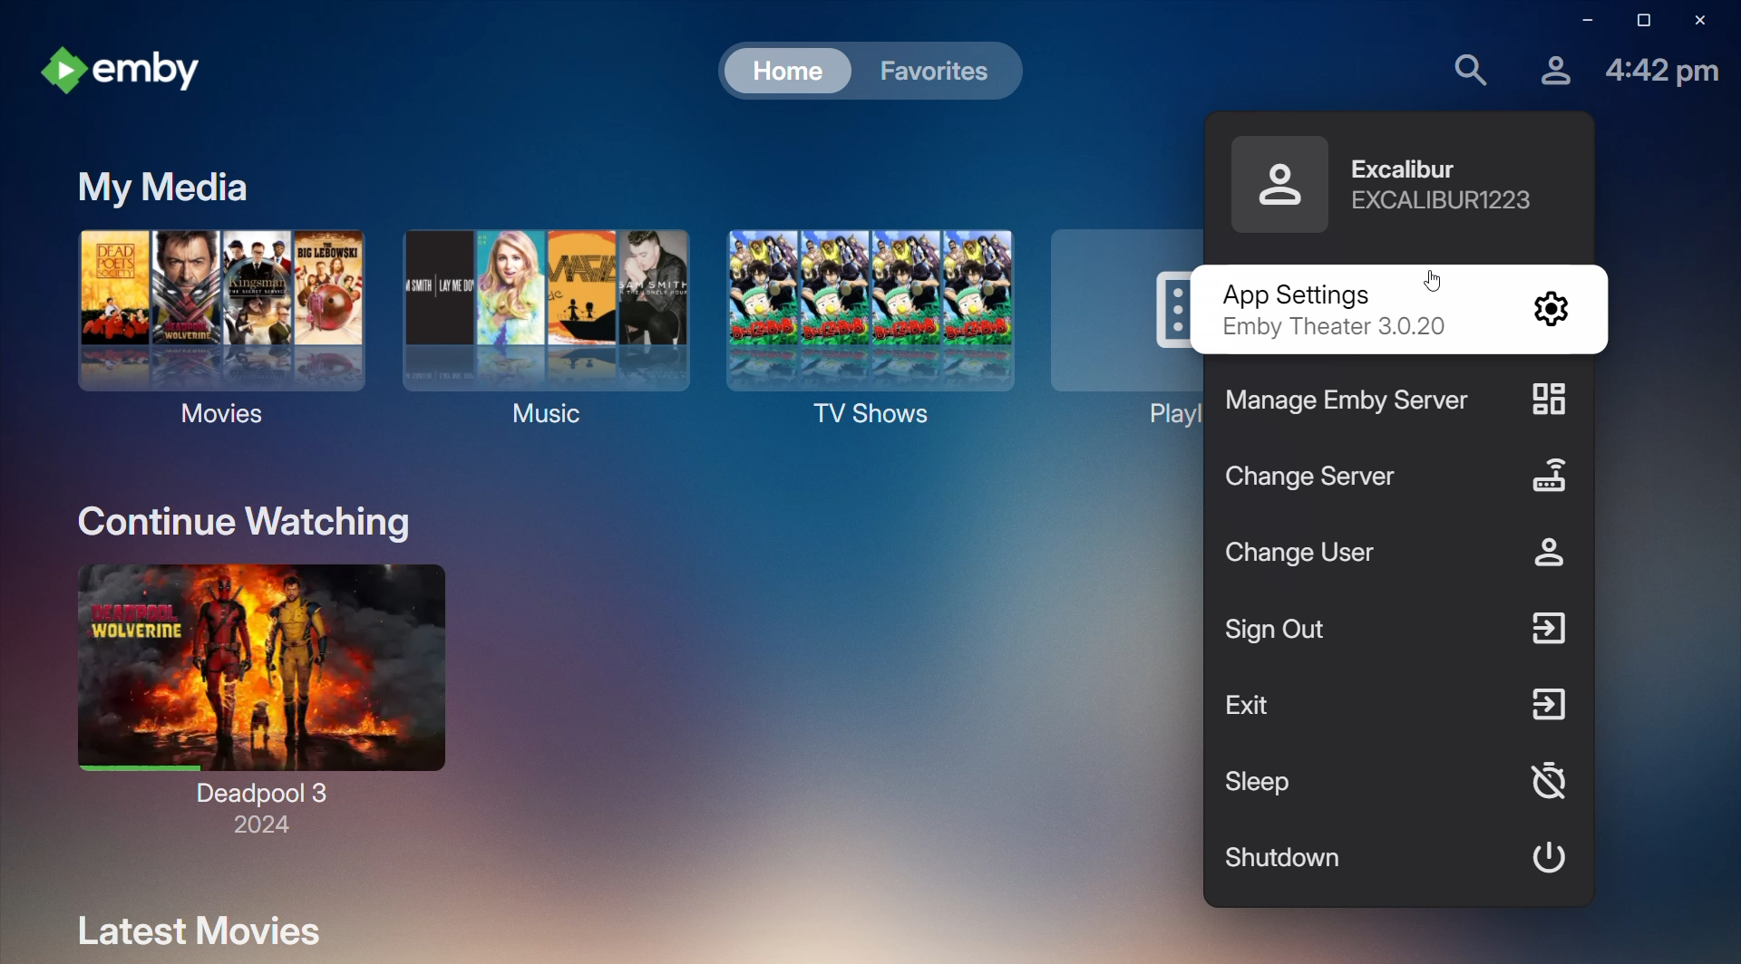 This screenshot has width=1741, height=964. Describe the element at coordinates (1397, 708) in the screenshot. I see `Exit` at that location.